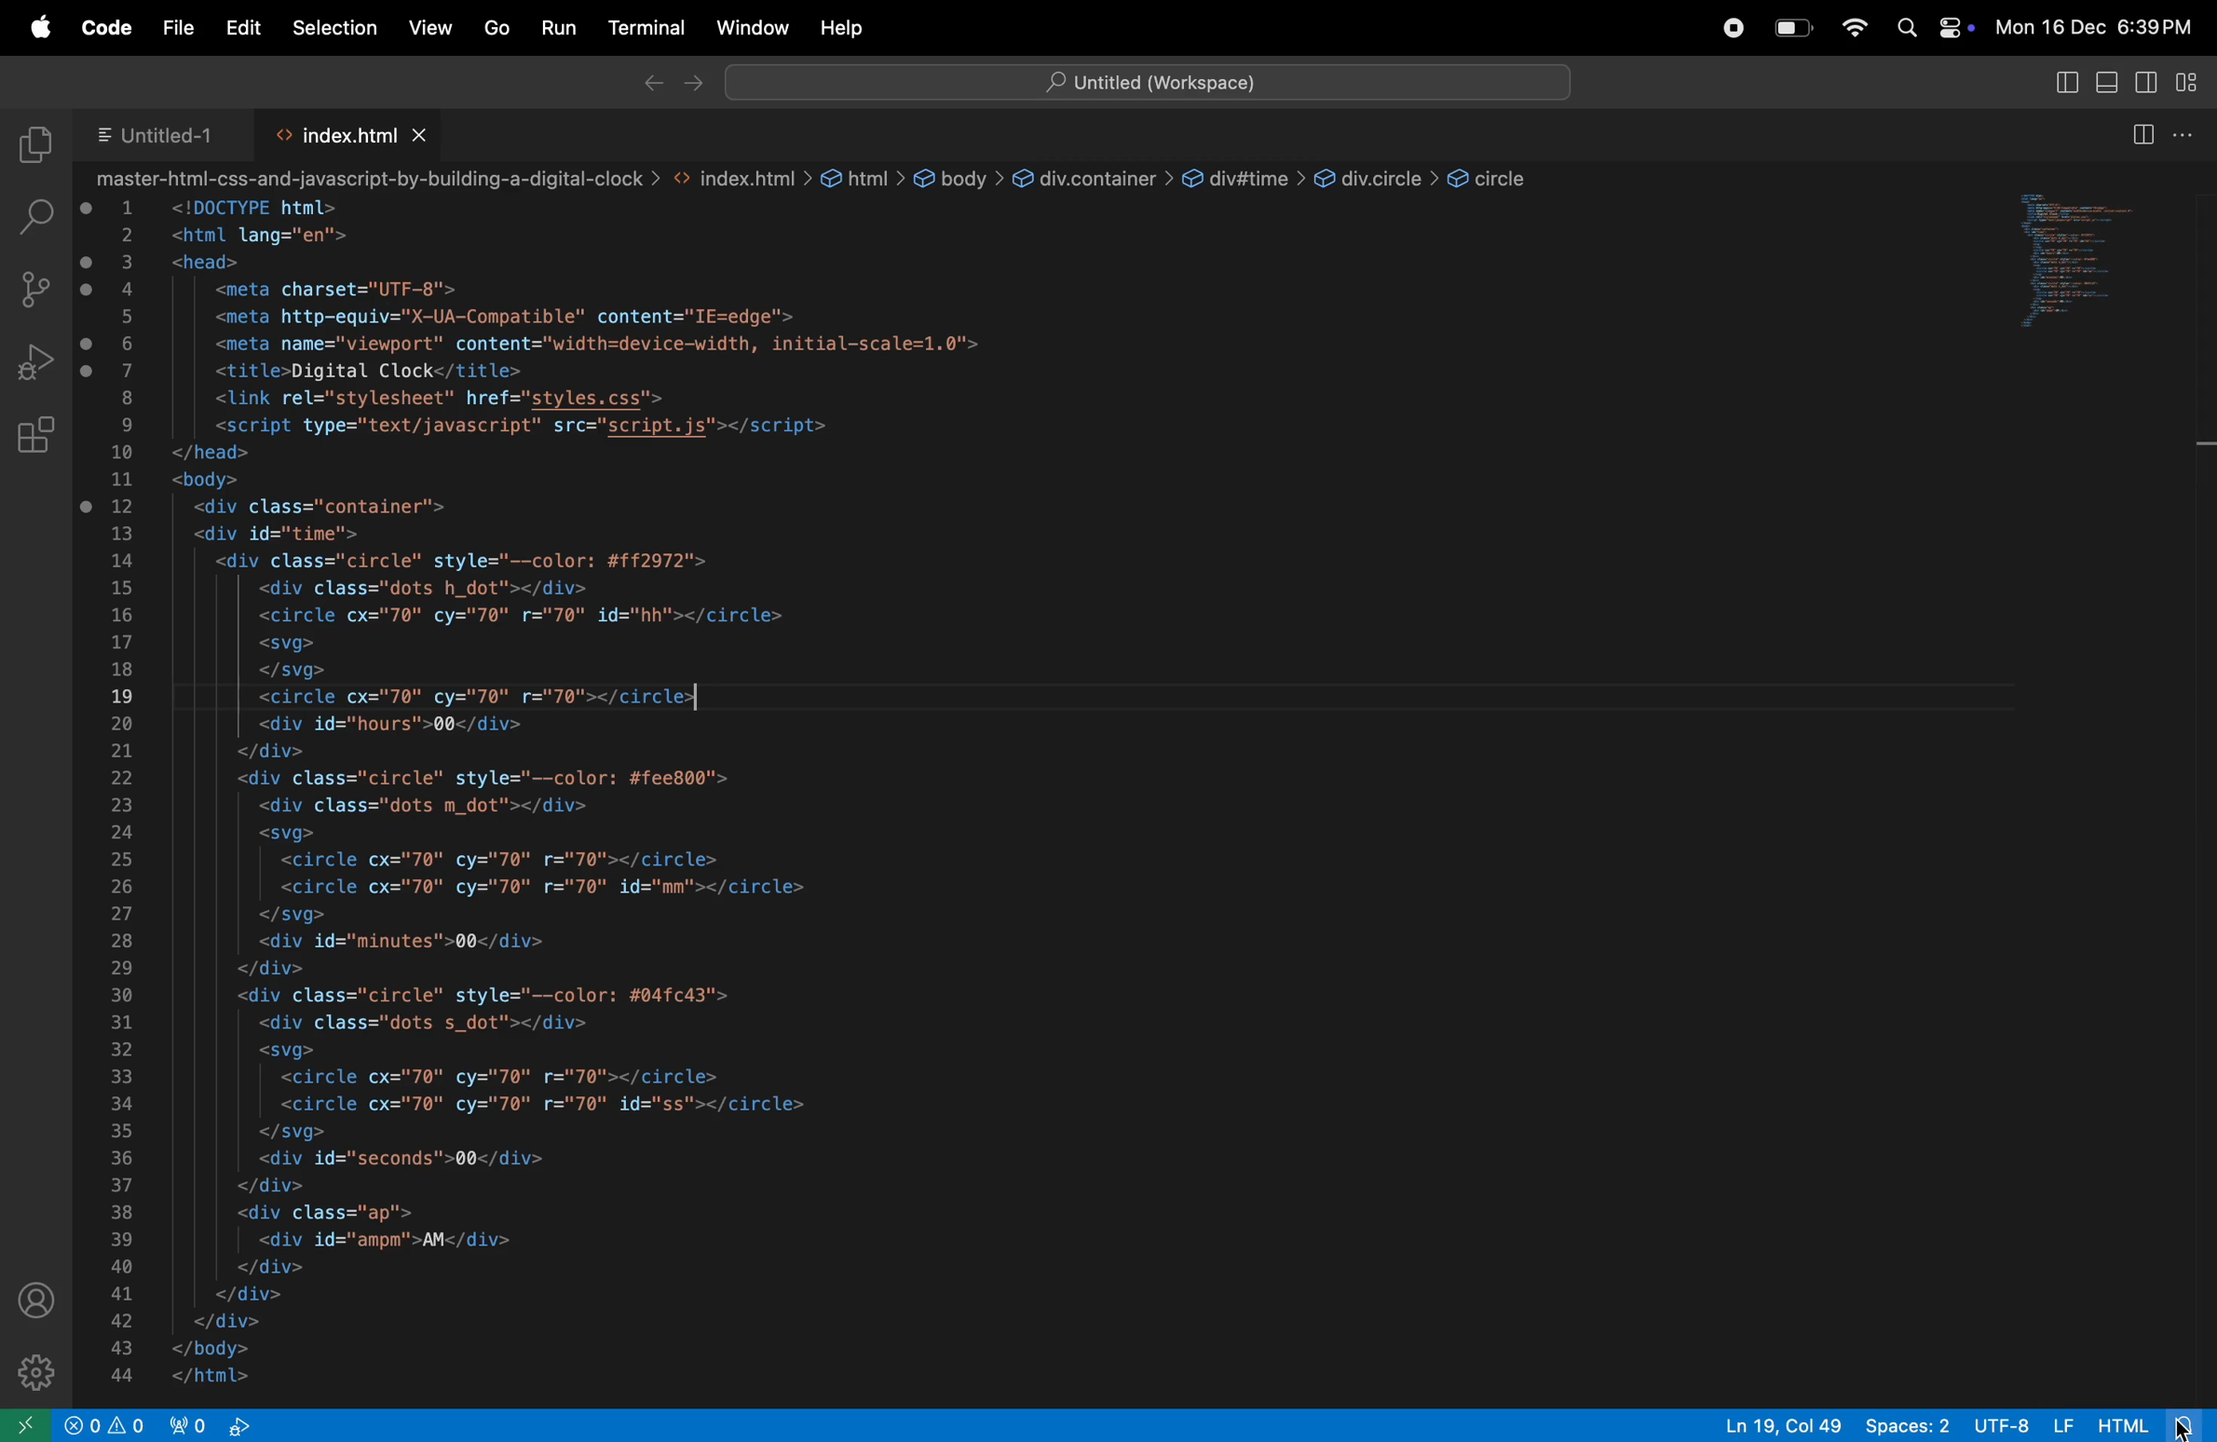 The image size is (2217, 1442). I want to click on extensions, so click(44, 1370).